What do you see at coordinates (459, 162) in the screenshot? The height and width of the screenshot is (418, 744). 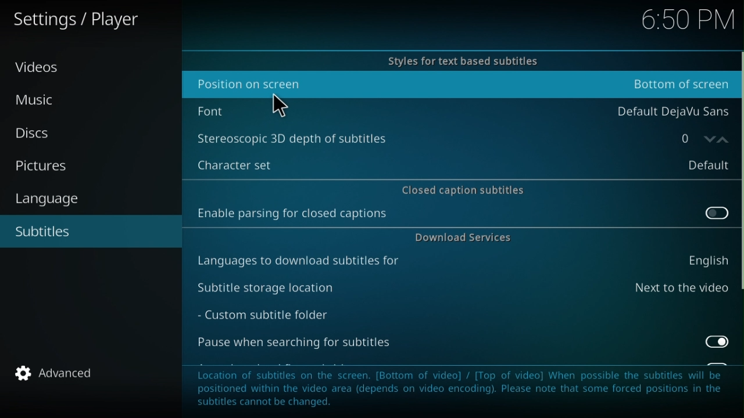 I see `Character set` at bounding box center [459, 162].